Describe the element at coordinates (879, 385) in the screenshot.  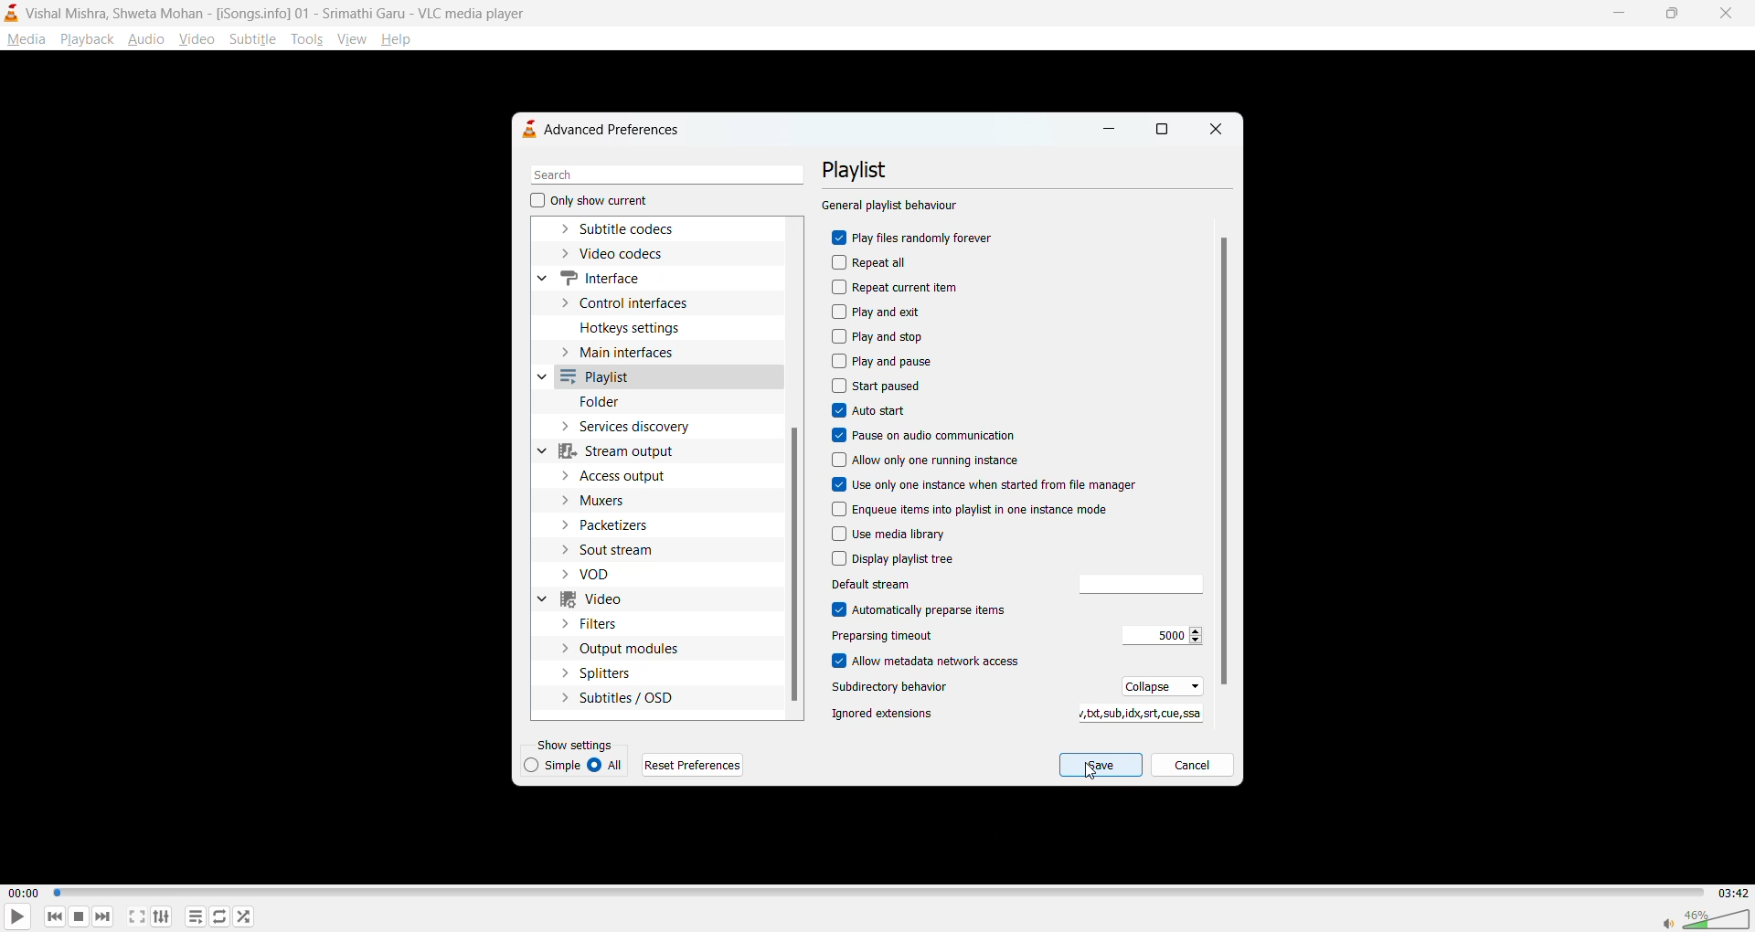
I see `start paused` at that location.